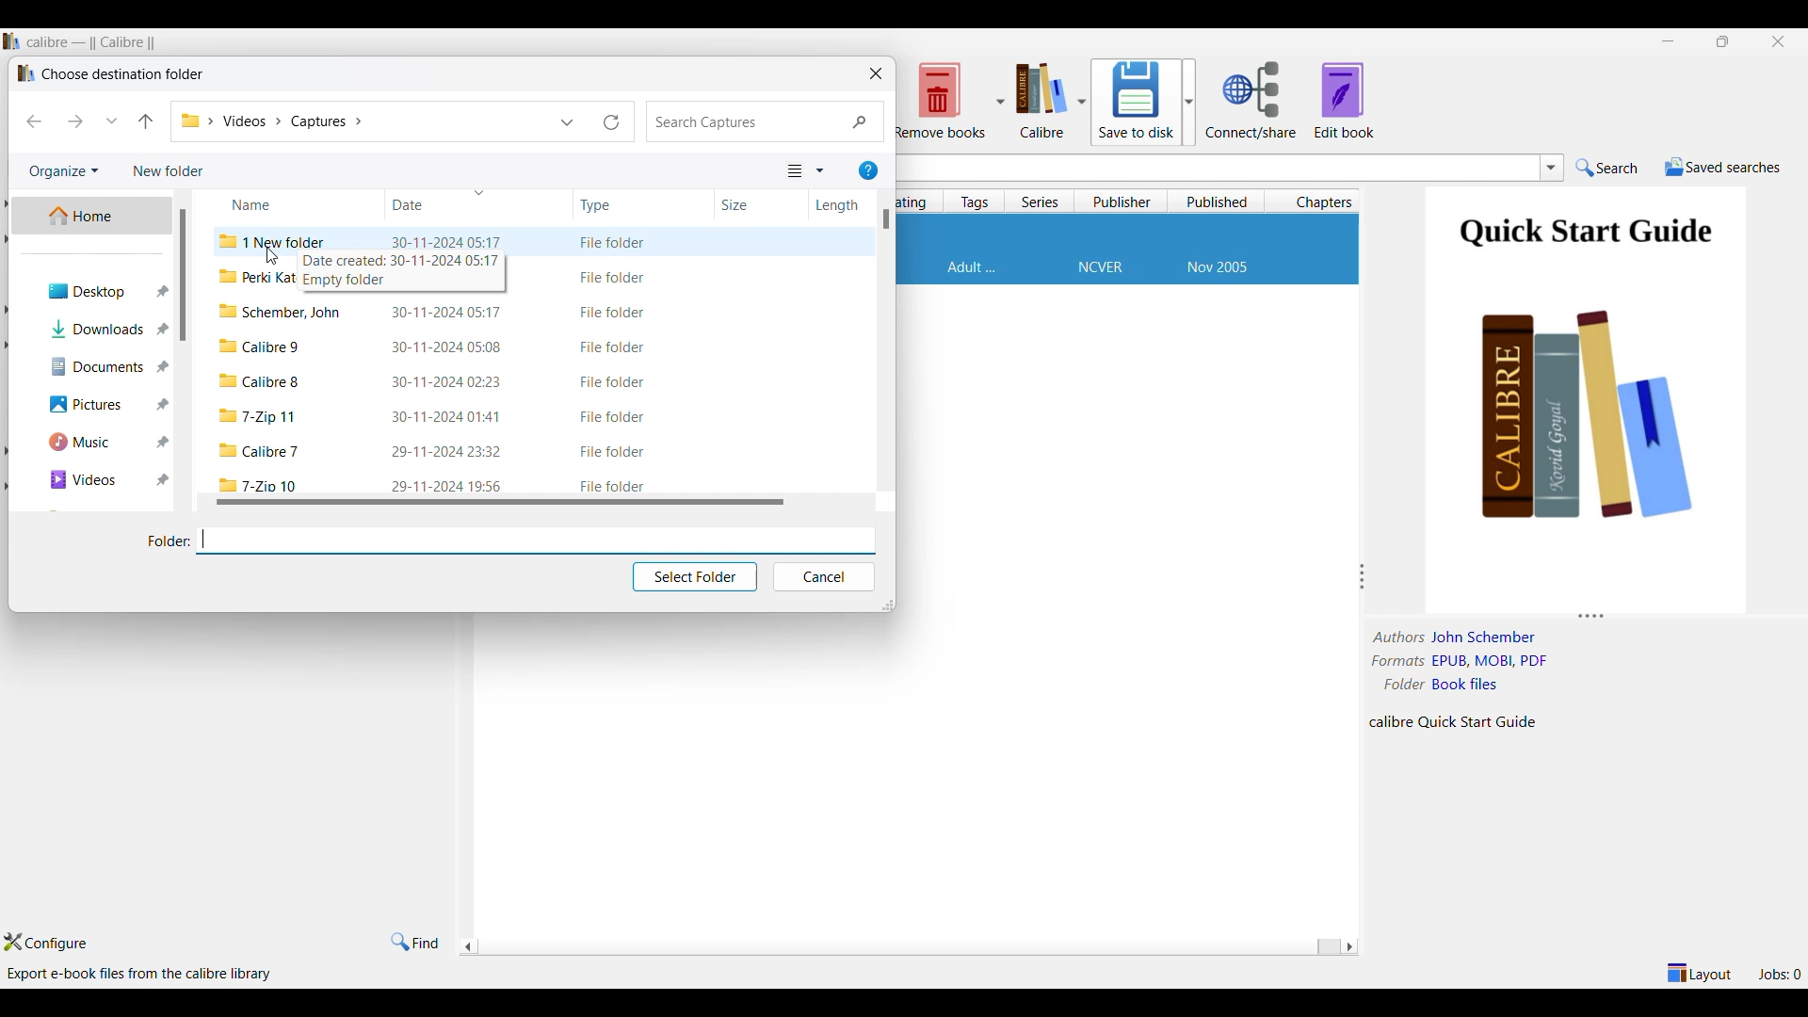 This screenshot has height=1017, width=1808. What do you see at coordinates (97, 328) in the screenshot?
I see `Downloads` at bounding box center [97, 328].